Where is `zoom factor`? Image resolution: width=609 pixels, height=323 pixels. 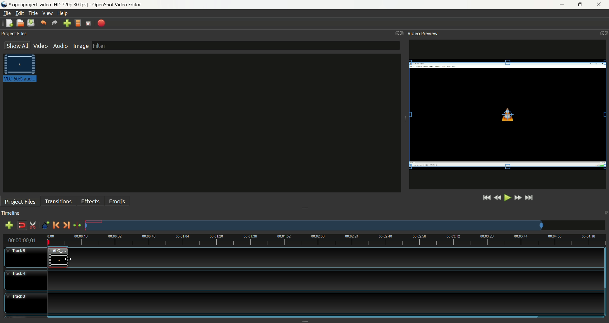
zoom factor is located at coordinates (345, 225).